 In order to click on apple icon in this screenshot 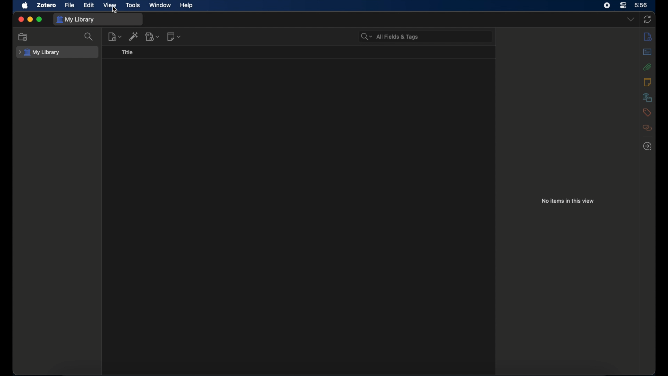, I will do `click(25, 5)`.